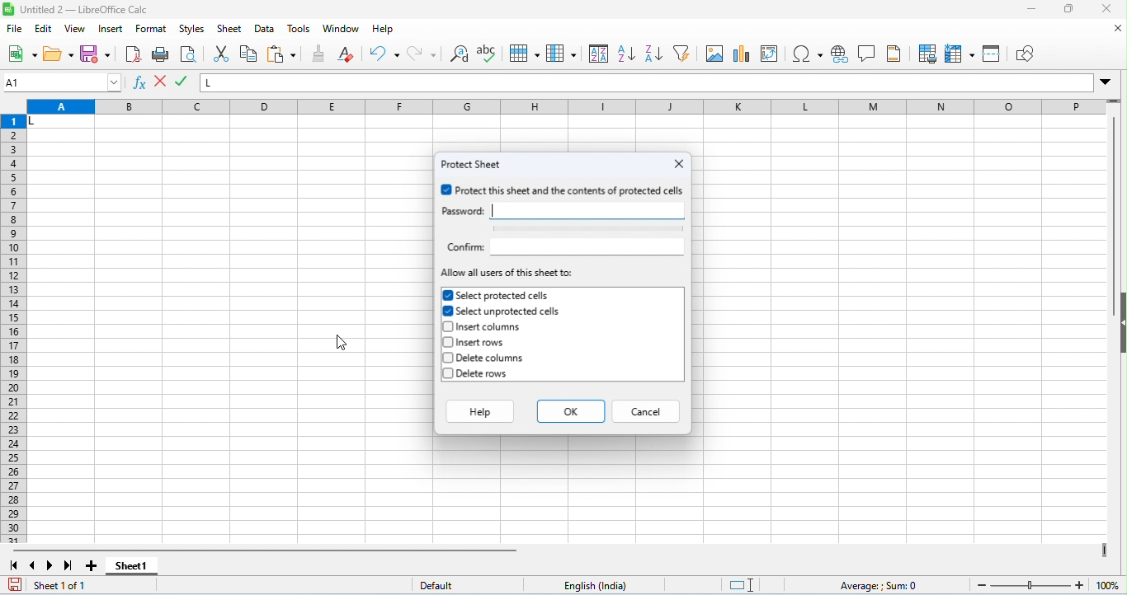 The image size is (1127, 595). Describe the element at coordinates (300, 29) in the screenshot. I see `tools` at that location.